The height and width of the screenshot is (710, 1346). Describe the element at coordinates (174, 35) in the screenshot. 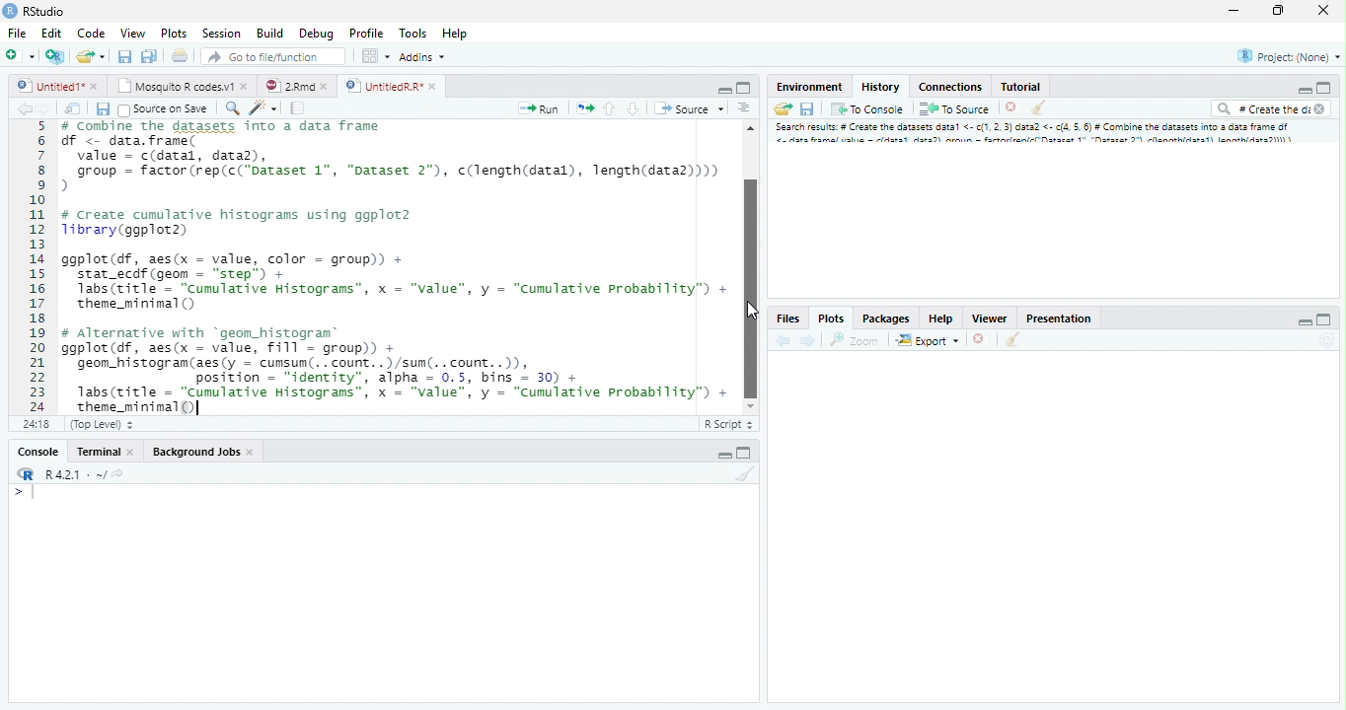

I see `Plots` at that location.